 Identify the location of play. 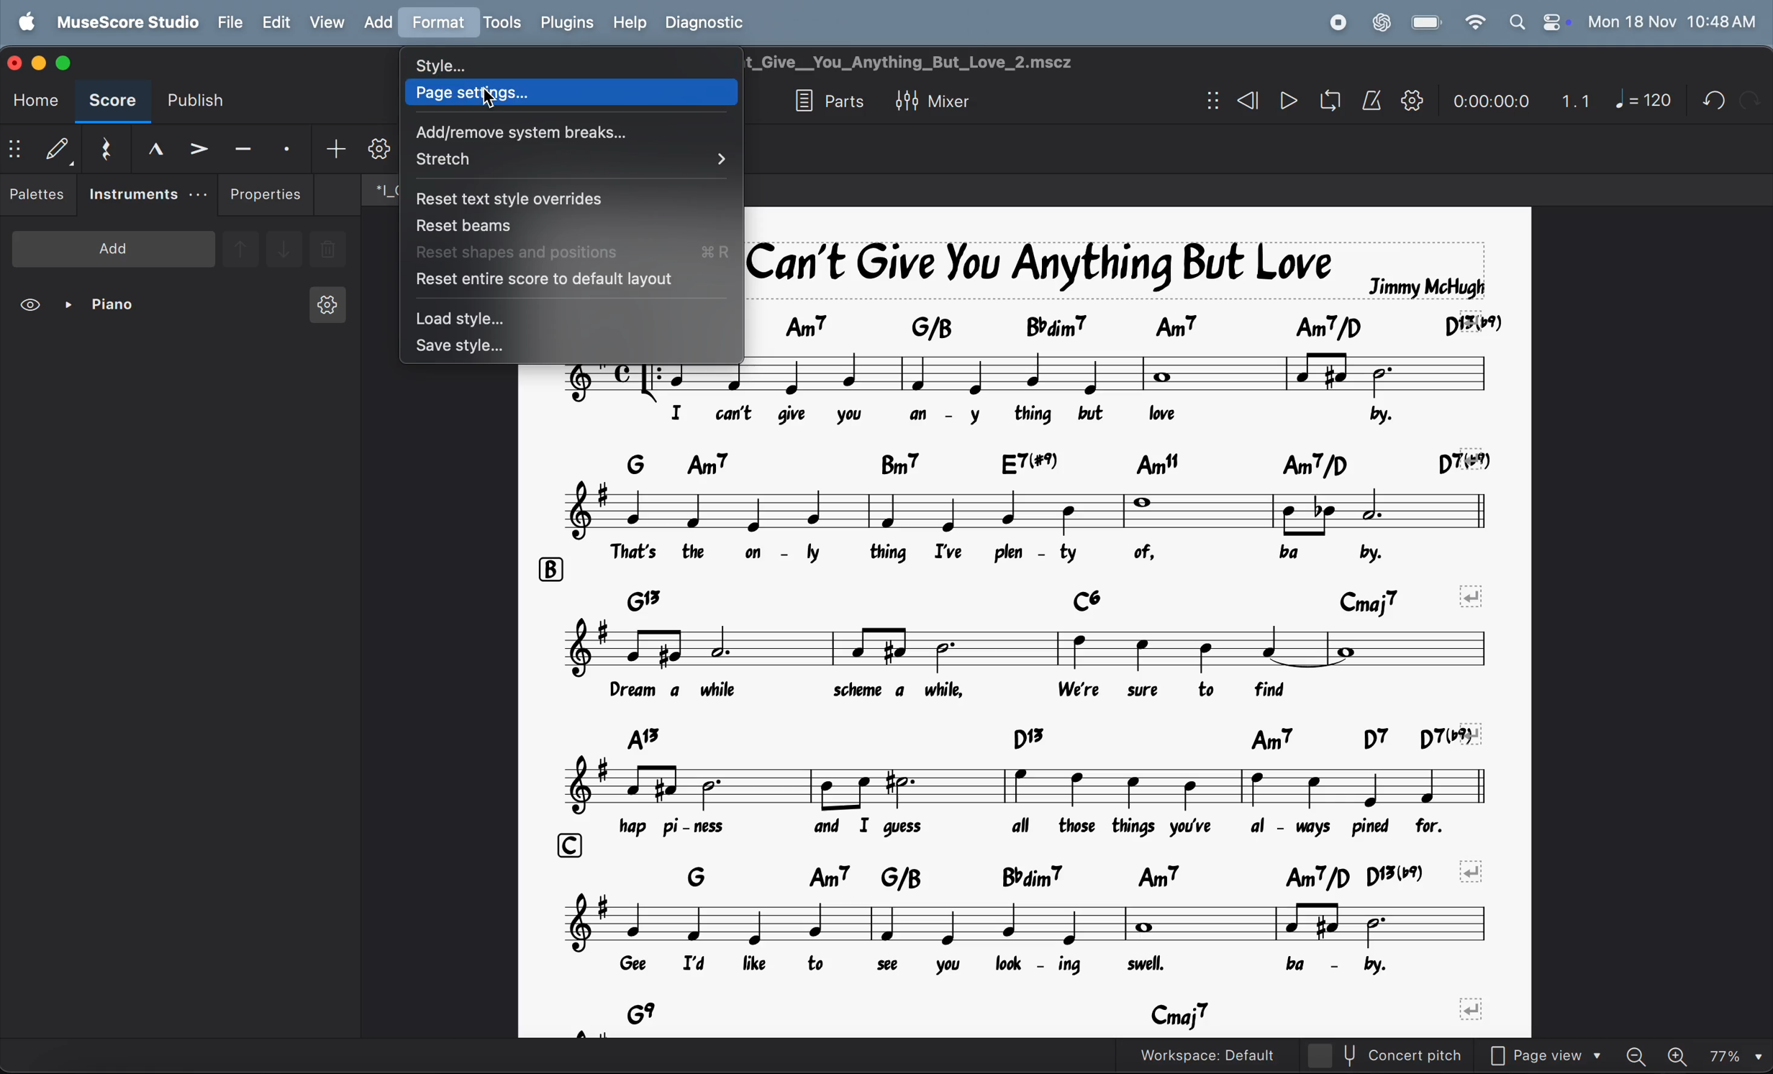
(1288, 102).